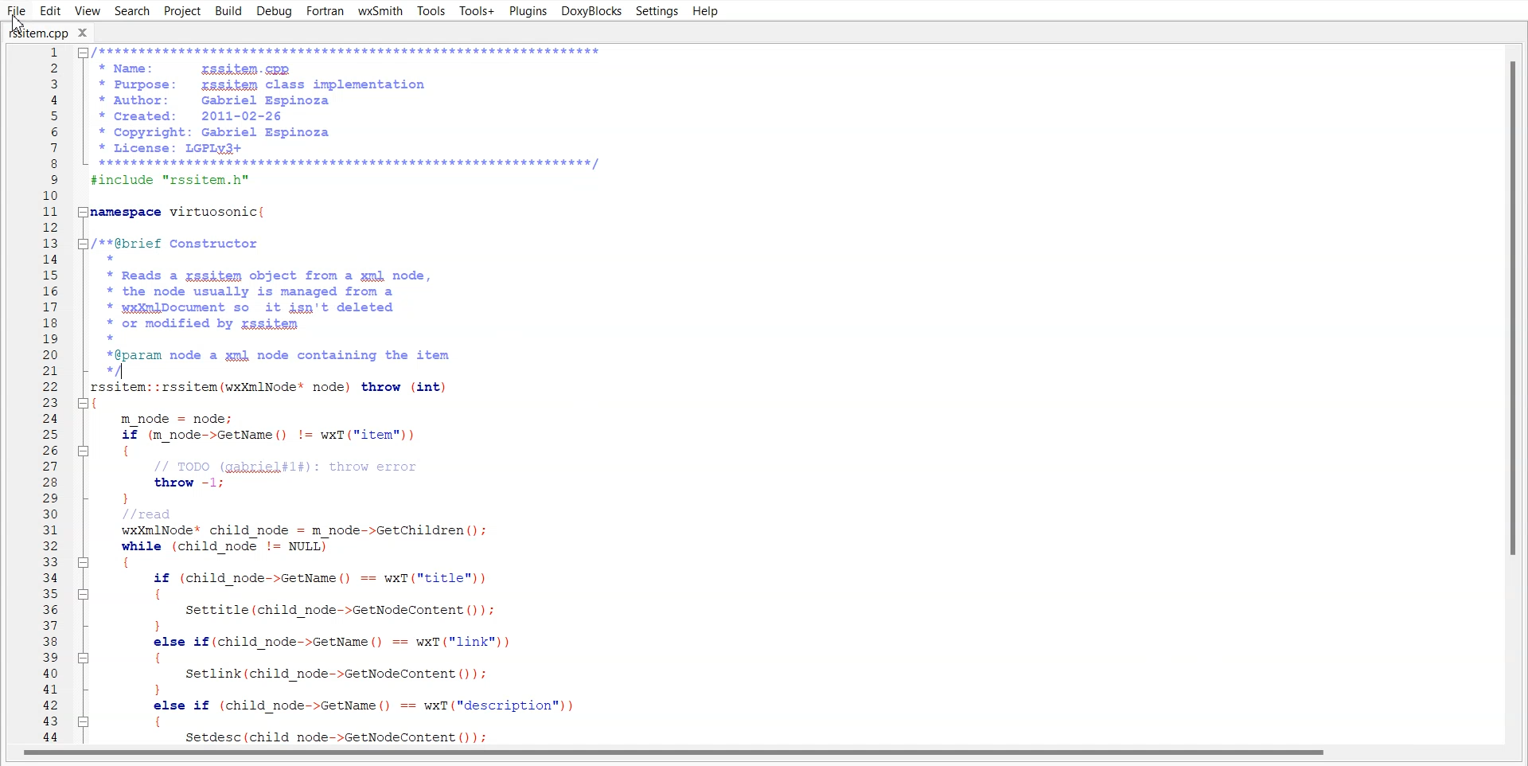  What do you see at coordinates (49, 394) in the screenshot?
I see `Line Number` at bounding box center [49, 394].